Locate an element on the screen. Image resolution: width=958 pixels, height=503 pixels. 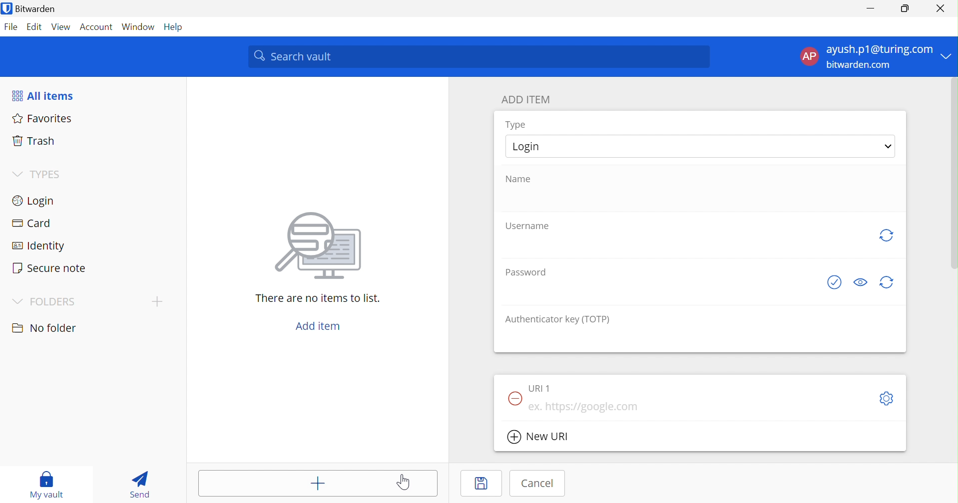
Send is located at coordinates (139, 485).